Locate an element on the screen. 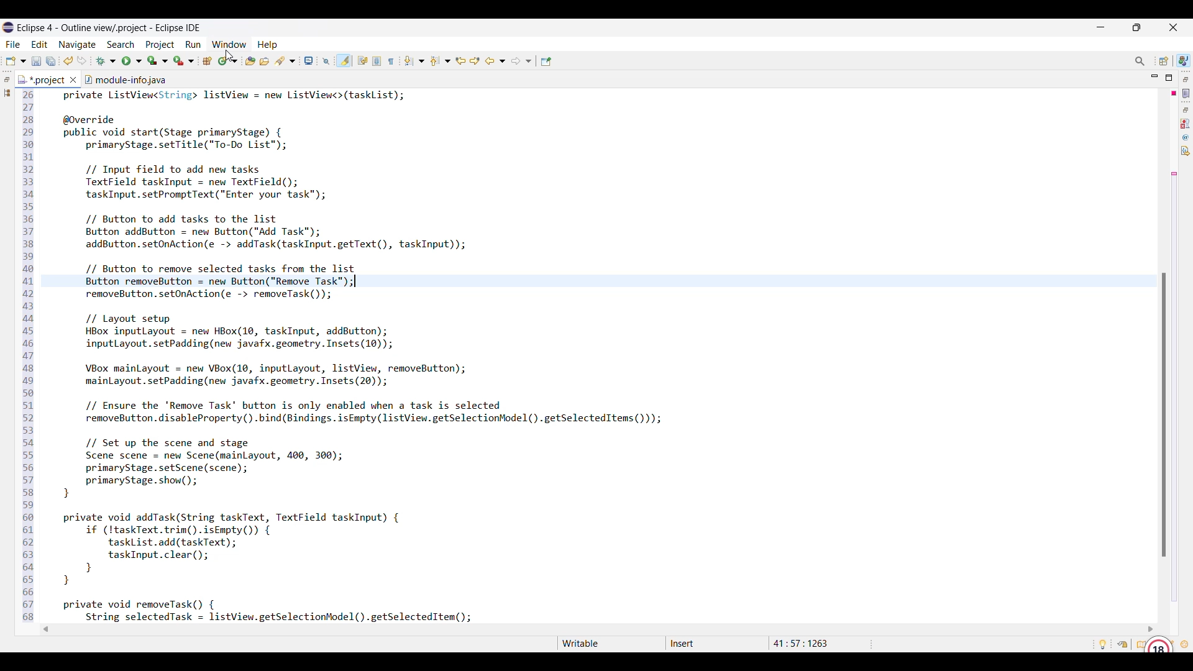 The image size is (1193, 671). Previous annotation is located at coordinates (441, 61).